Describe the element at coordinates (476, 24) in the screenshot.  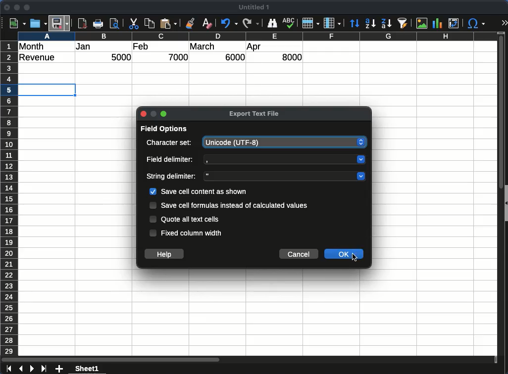
I see `special characters` at that location.